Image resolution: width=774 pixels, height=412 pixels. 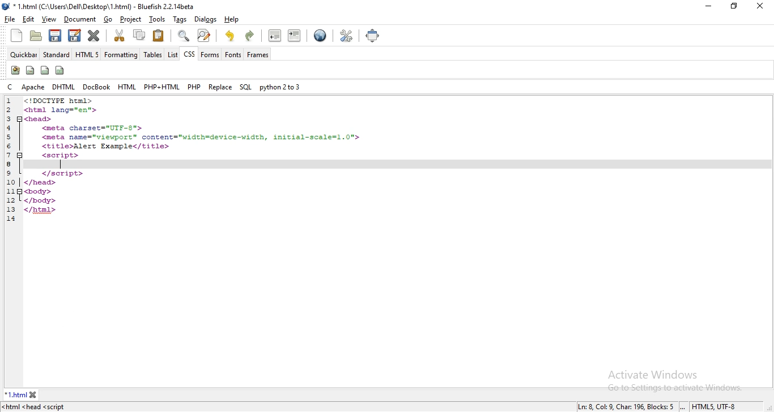 I want to click on 1.html, so click(x=15, y=394).